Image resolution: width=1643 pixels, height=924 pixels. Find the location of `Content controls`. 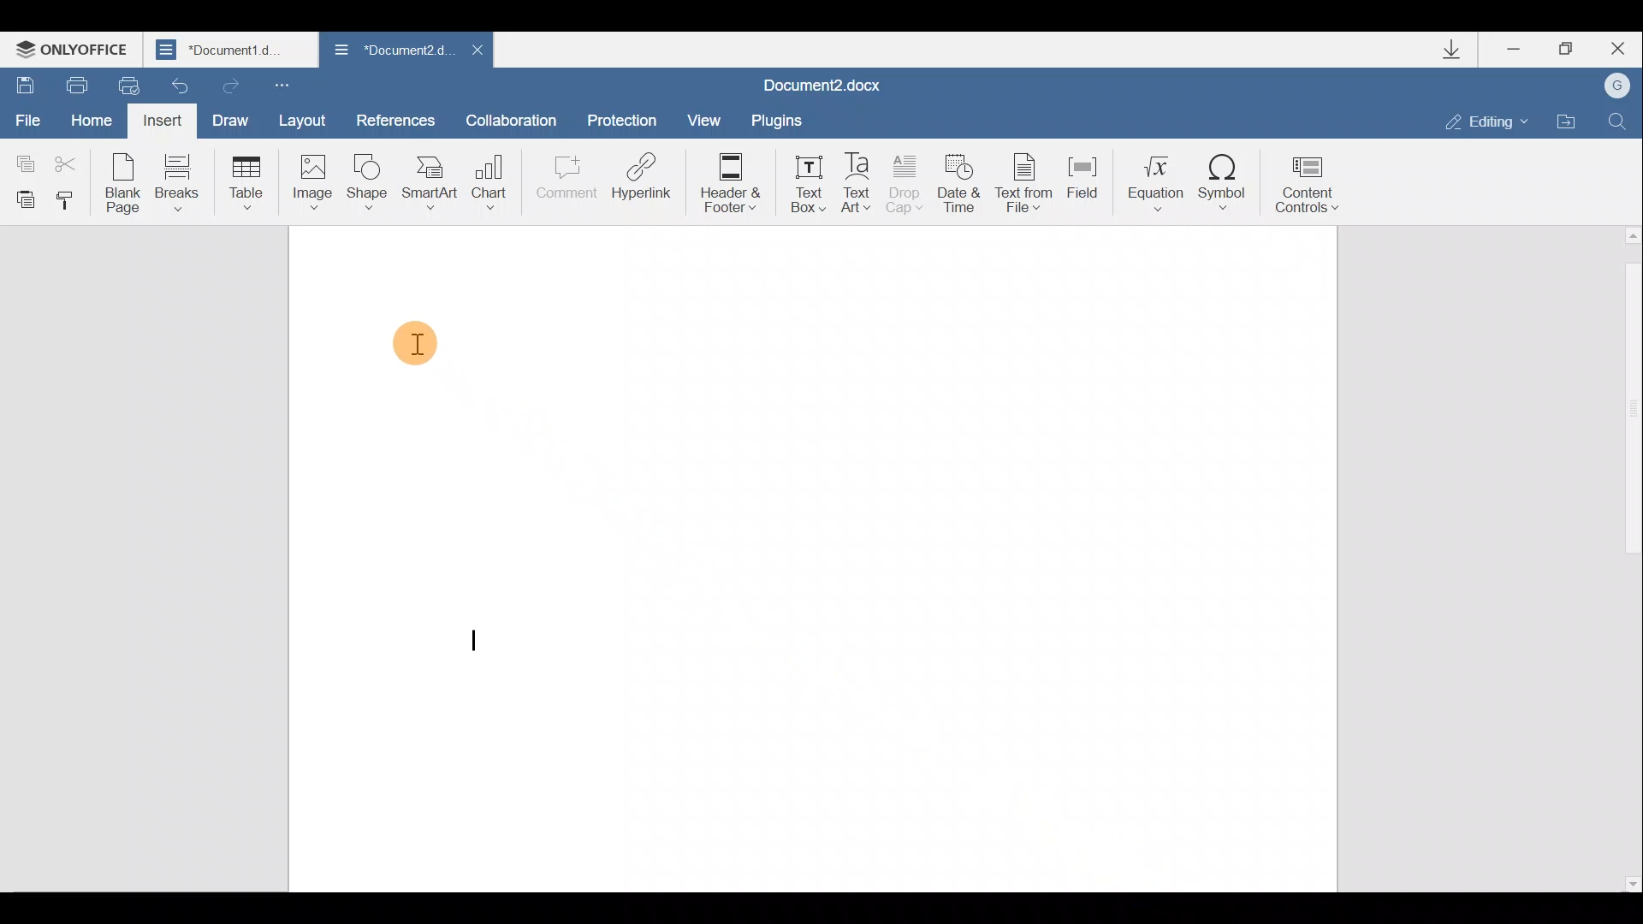

Content controls is located at coordinates (1311, 188).